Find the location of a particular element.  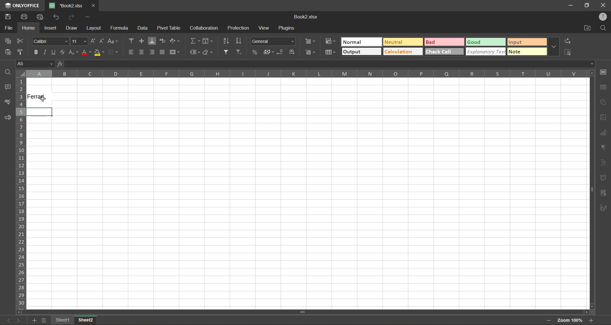

layout is located at coordinates (94, 27).